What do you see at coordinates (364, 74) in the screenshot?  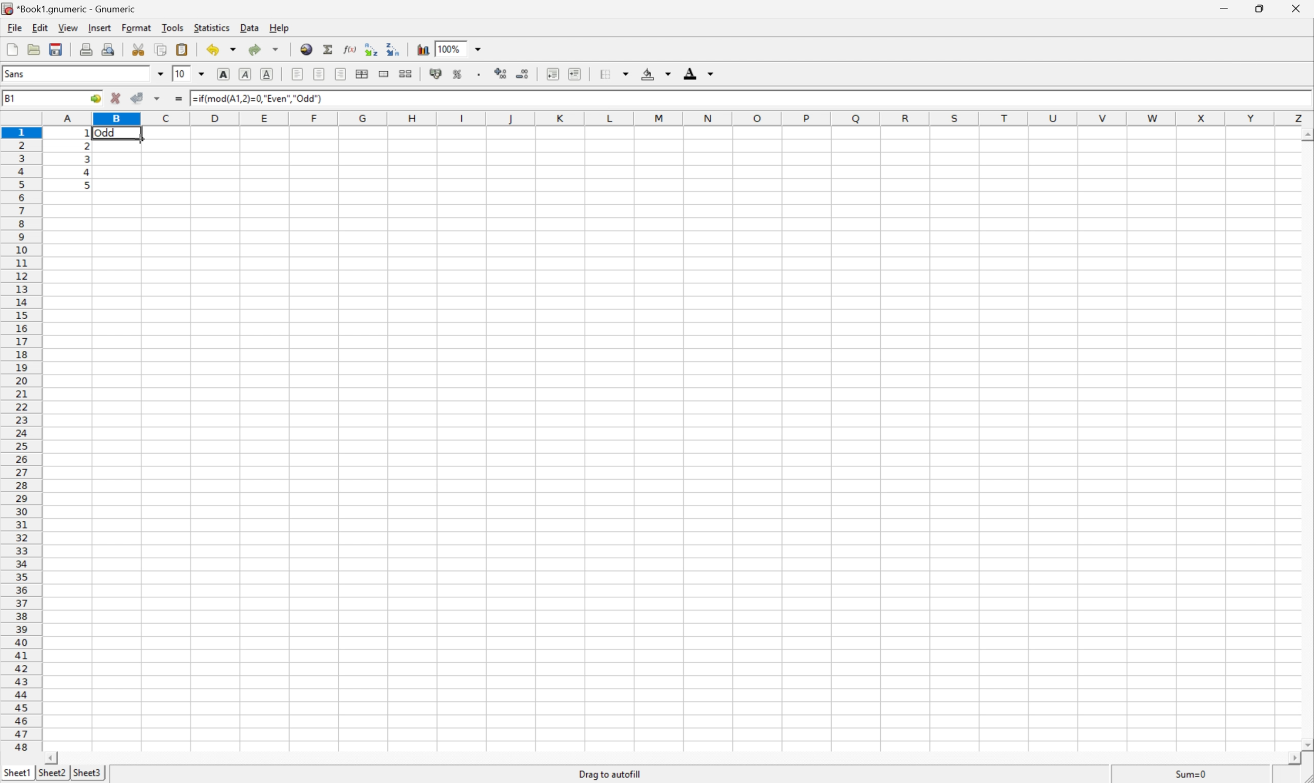 I see `Center horizontally across selection` at bounding box center [364, 74].